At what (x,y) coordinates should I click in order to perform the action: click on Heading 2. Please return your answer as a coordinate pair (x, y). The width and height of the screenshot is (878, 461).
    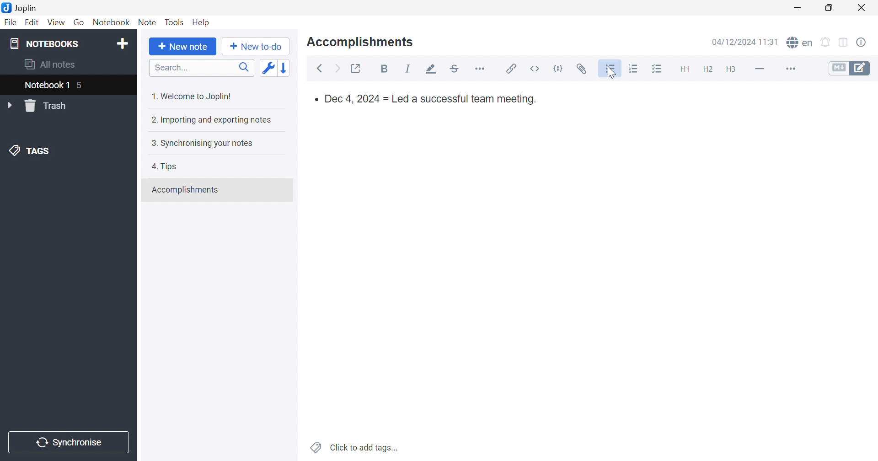
    Looking at the image, I should click on (707, 68).